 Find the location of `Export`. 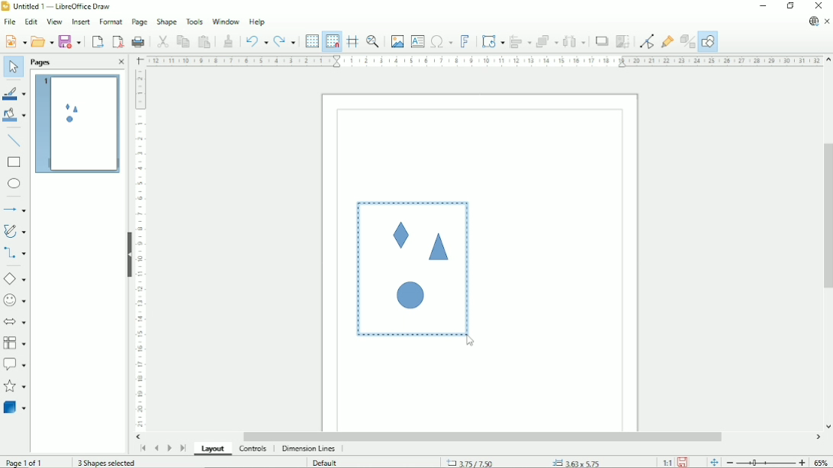

Export is located at coordinates (97, 41).